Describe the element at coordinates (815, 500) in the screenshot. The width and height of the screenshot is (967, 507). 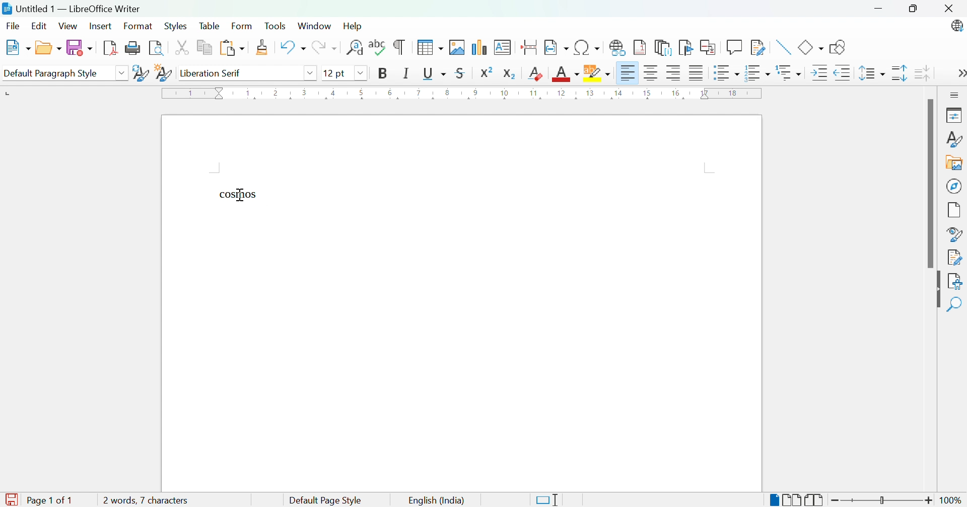
I see `Book view` at that location.